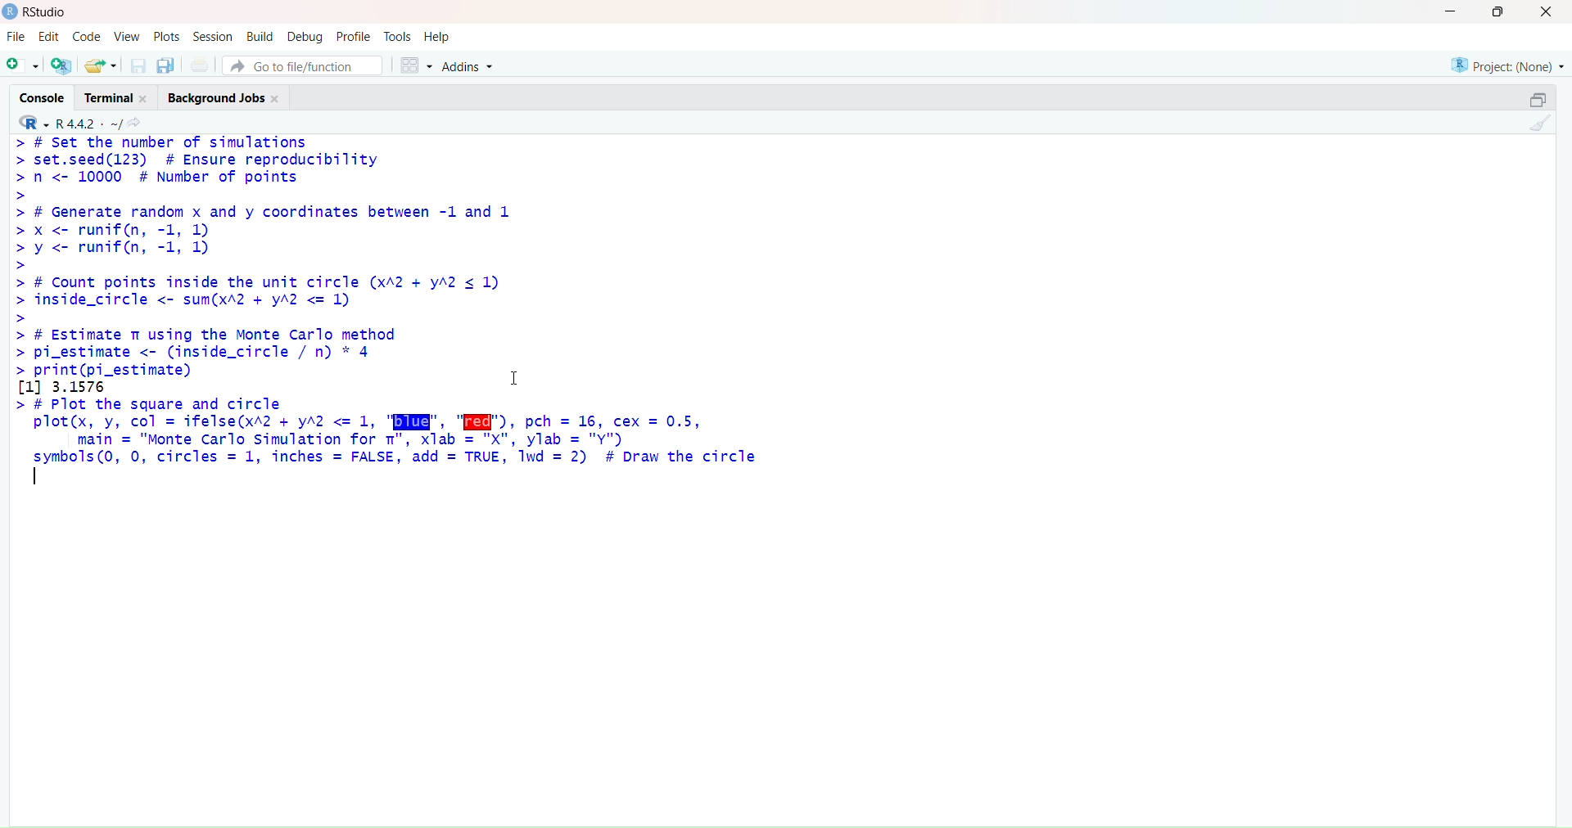 The width and height of the screenshot is (1572, 828). What do you see at coordinates (50, 36) in the screenshot?
I see `Edit` at bounding box center [50, 36].